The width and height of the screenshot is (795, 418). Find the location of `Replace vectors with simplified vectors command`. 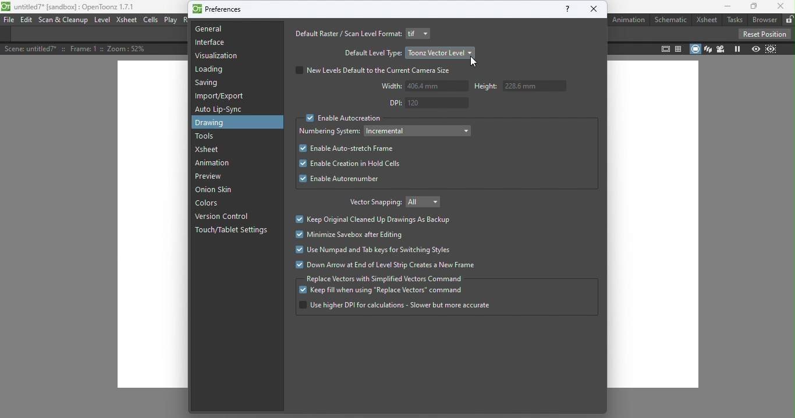

Replace vectors with simplified vectors command is located at coordinates (385, 278).